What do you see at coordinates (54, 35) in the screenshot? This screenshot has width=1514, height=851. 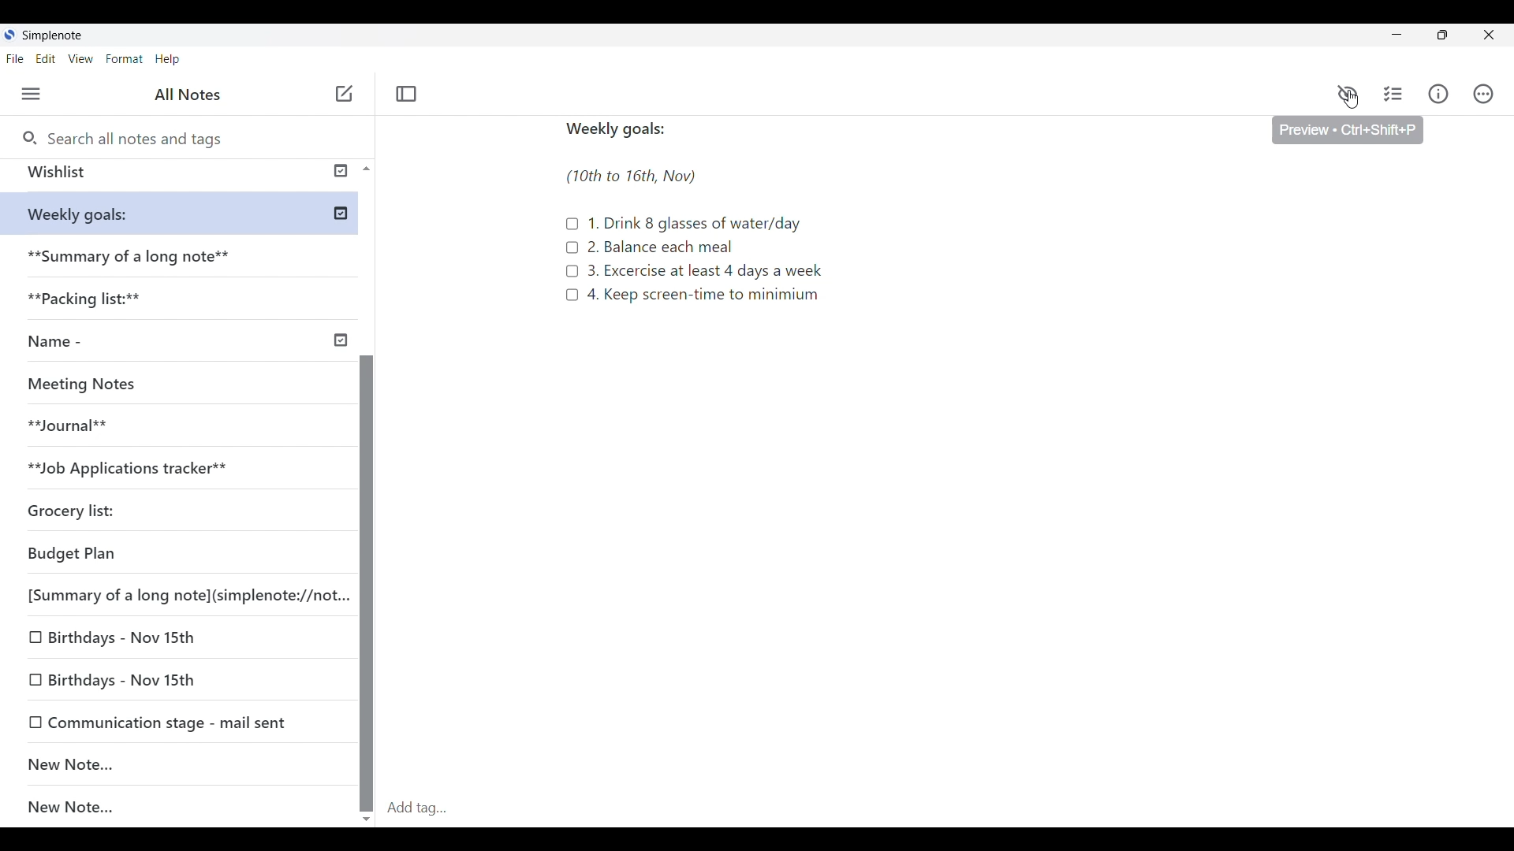 I see `Simple note` at bounding box center [54, 35].